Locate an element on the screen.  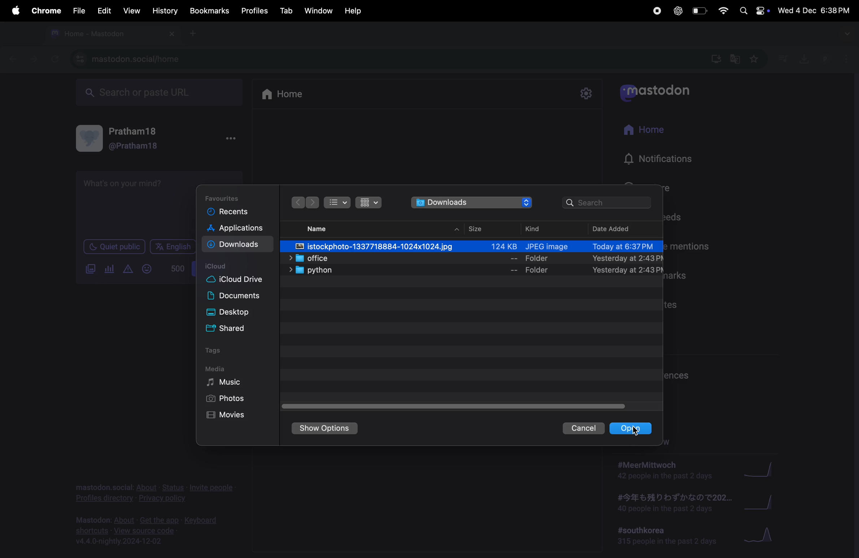
edit is located at coordinates (104, 10).